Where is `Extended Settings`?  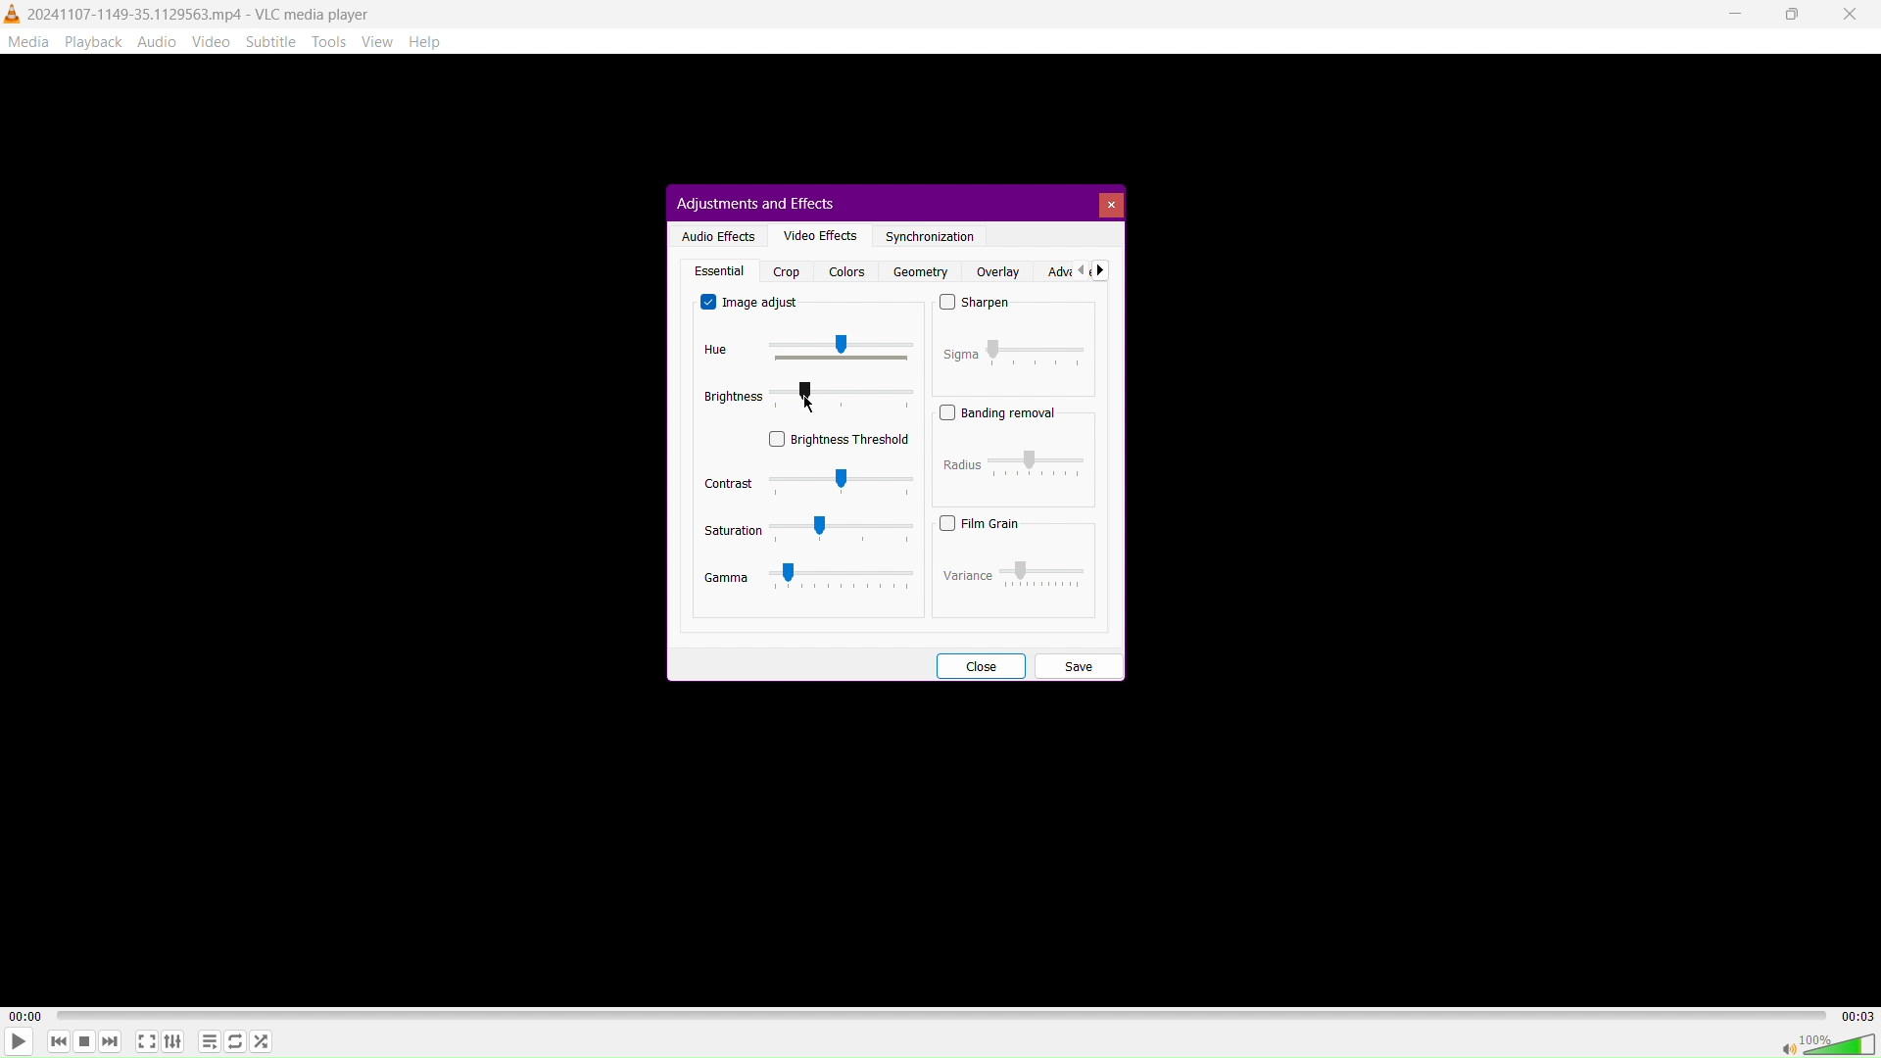
Extended Settings is located at coordinates (174, 1042).